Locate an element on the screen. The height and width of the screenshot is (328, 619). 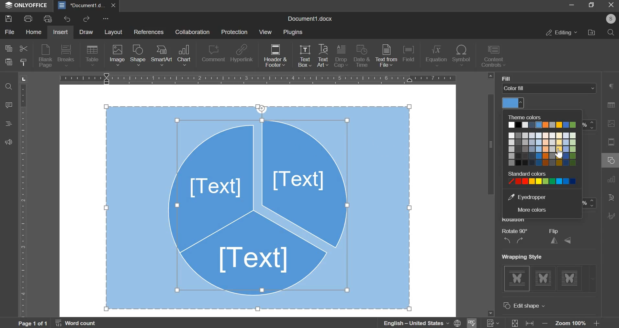
eyedropper is located at coordinates (532, 196).